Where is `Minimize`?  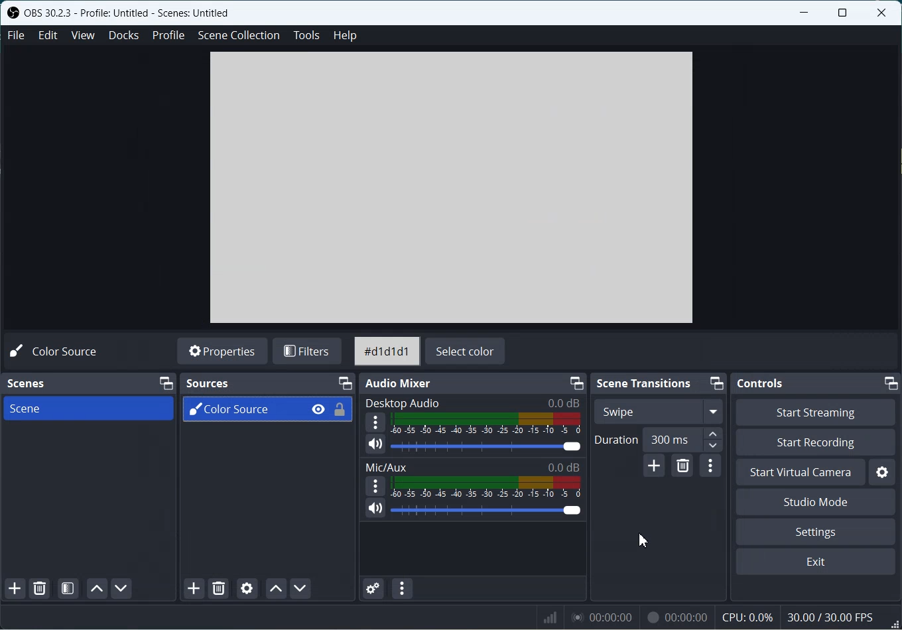
Minimize is located at coordinates (892, 383).